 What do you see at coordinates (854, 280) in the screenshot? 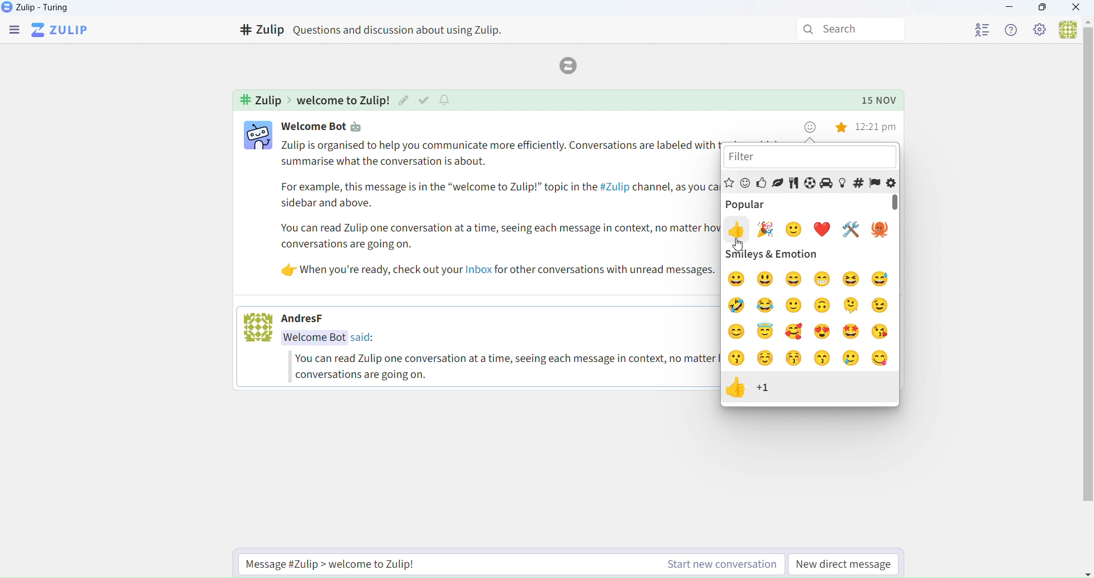
I see `laugh` at bounding box center [854, 280].